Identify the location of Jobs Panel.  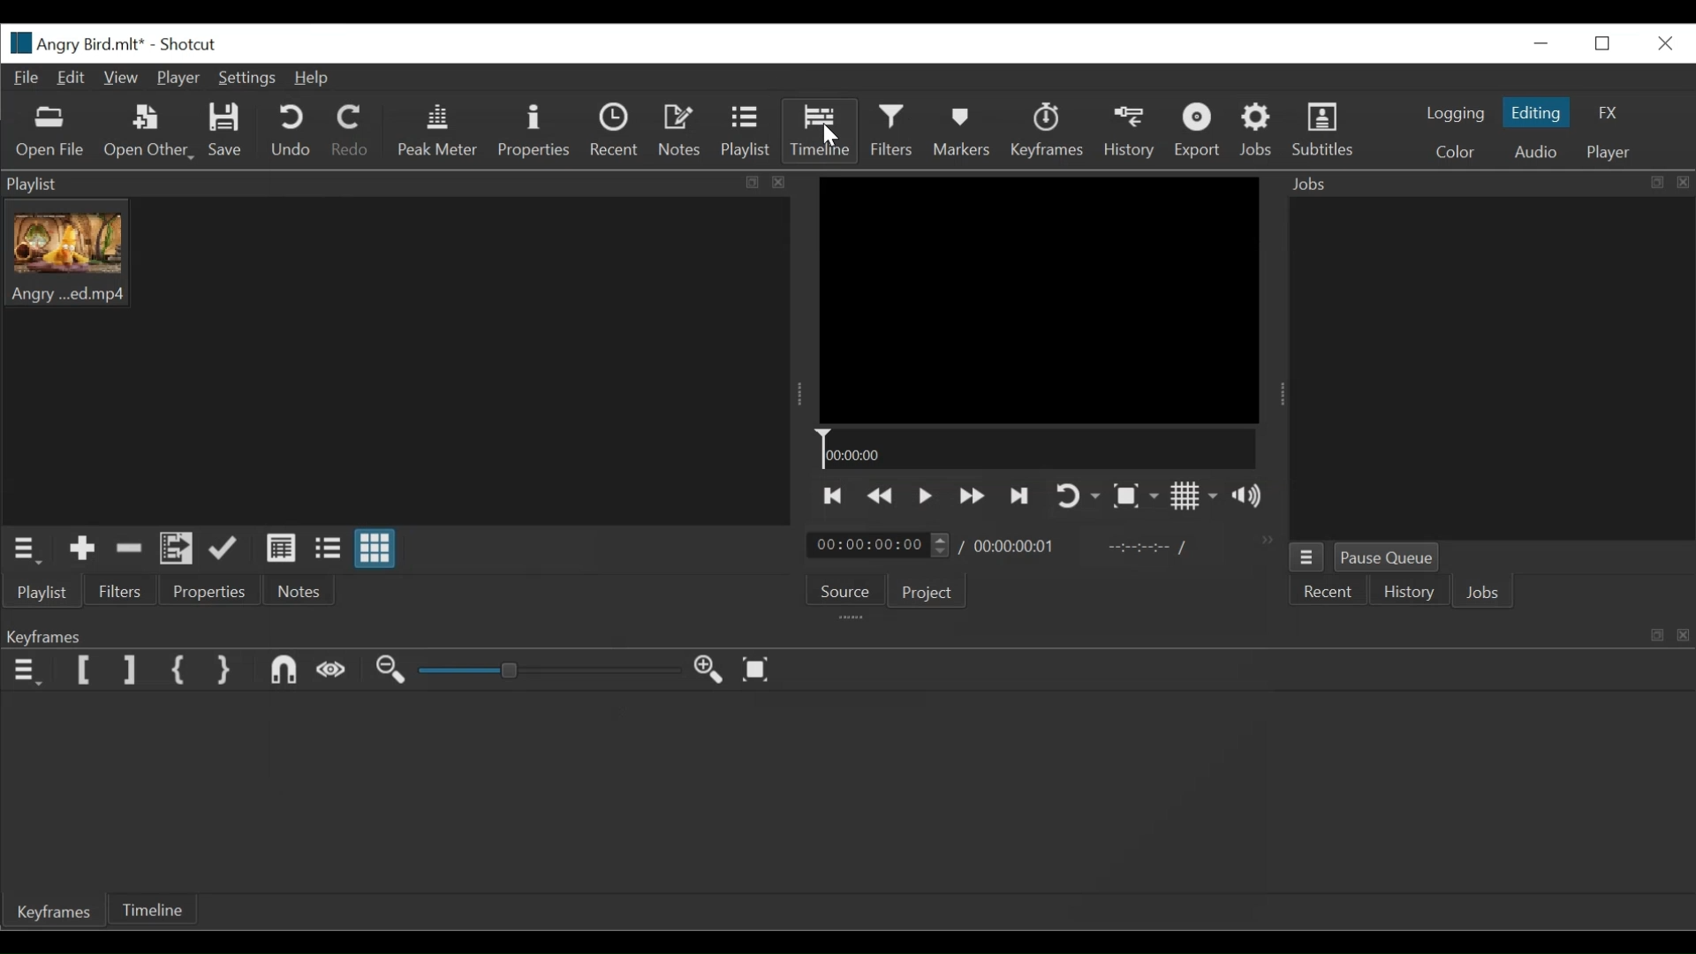
(1488, 185).